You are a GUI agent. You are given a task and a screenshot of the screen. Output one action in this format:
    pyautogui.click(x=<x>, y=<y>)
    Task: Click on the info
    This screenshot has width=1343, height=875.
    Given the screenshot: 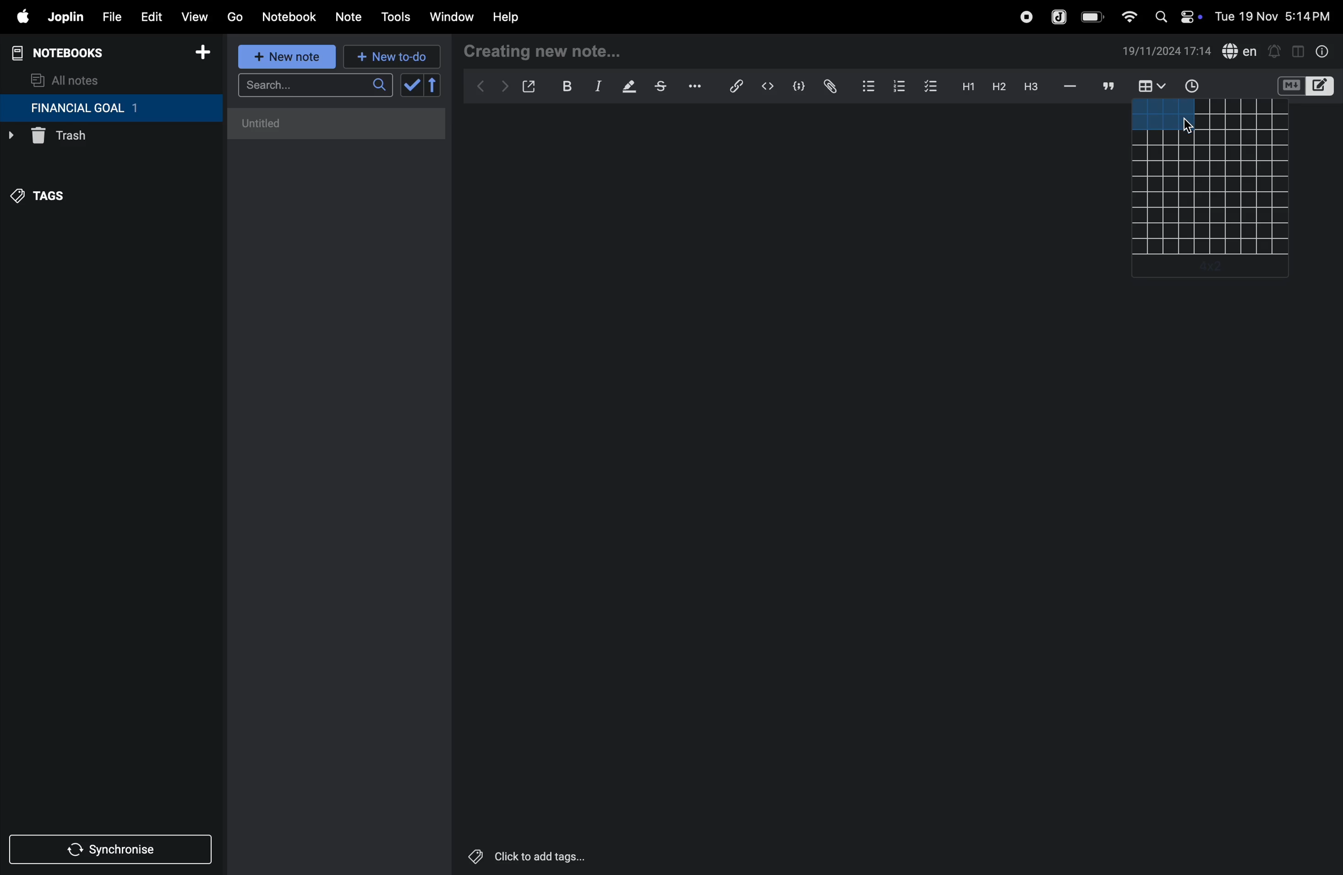 What is the action you would take?
    pyautogui.click(x=1323, y=51)
    